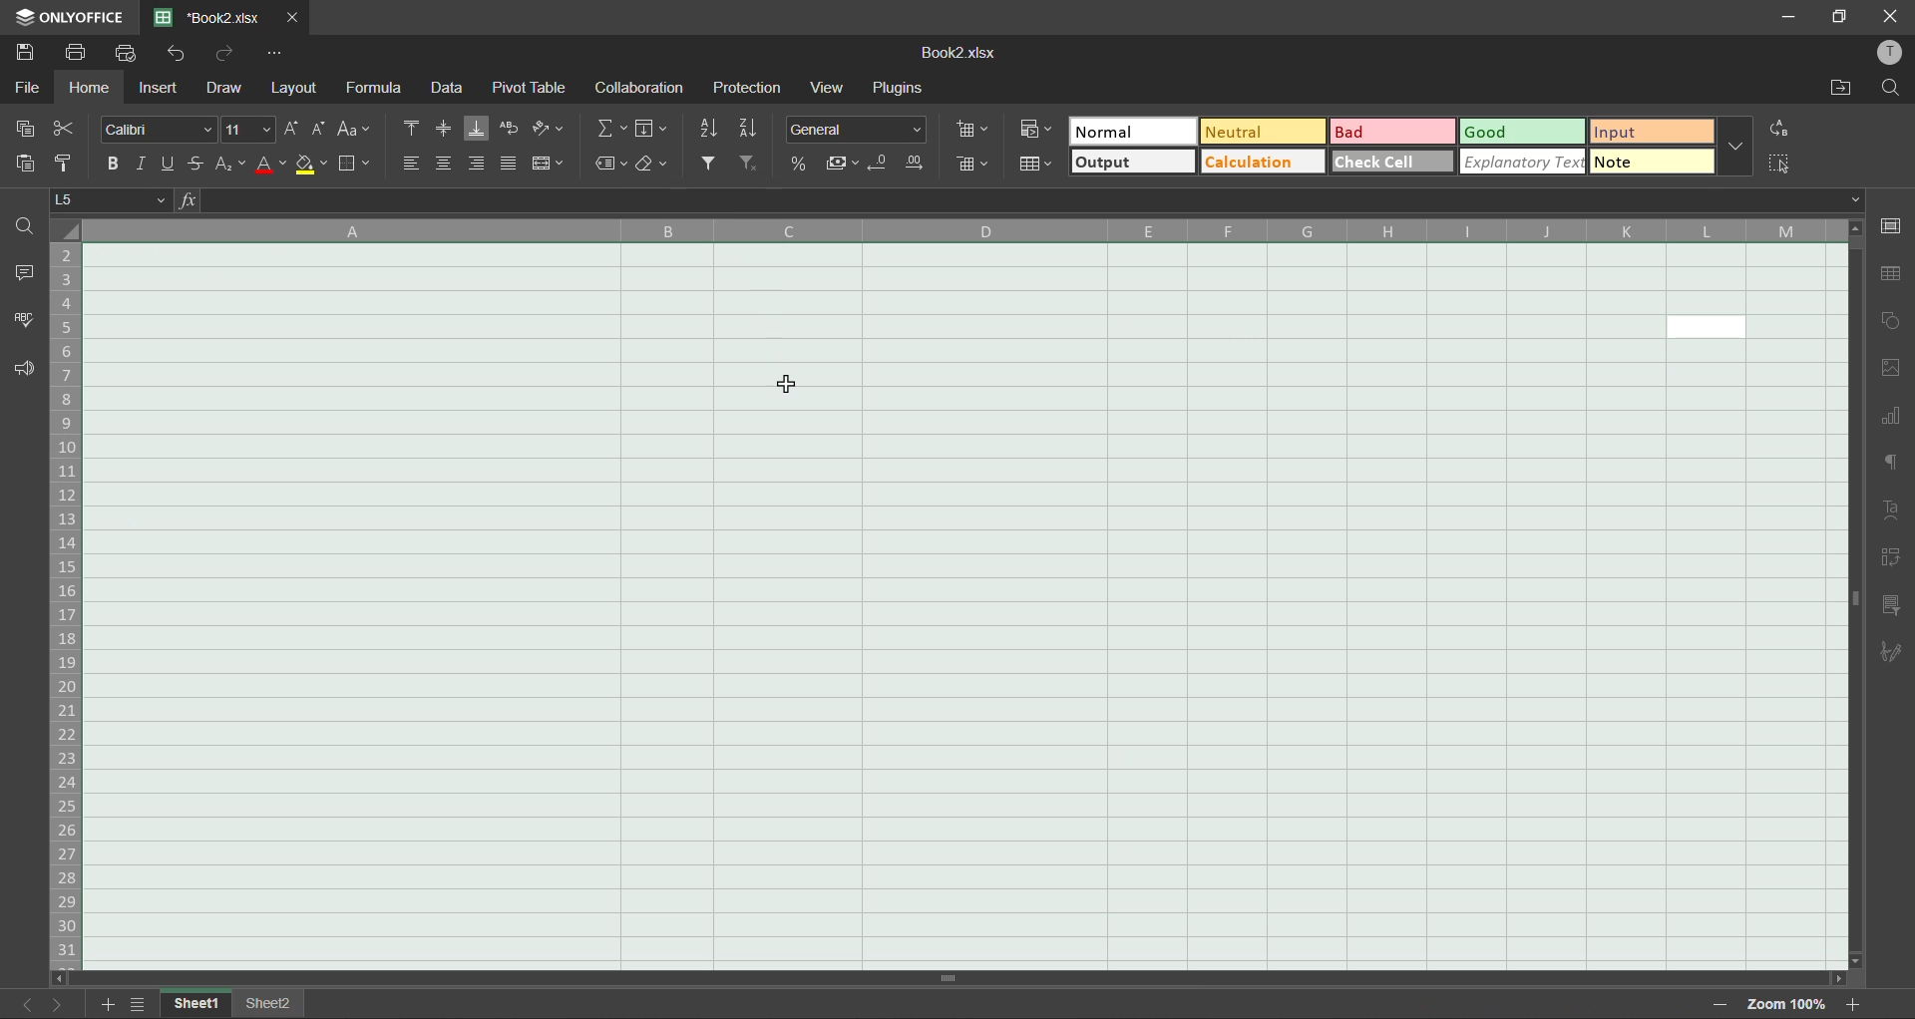 This screenshot has width=1915, height=1019. What do you see at coordinates (793, 386) in the screenshot?
I see `cursor` at bounding box center [793, 386].